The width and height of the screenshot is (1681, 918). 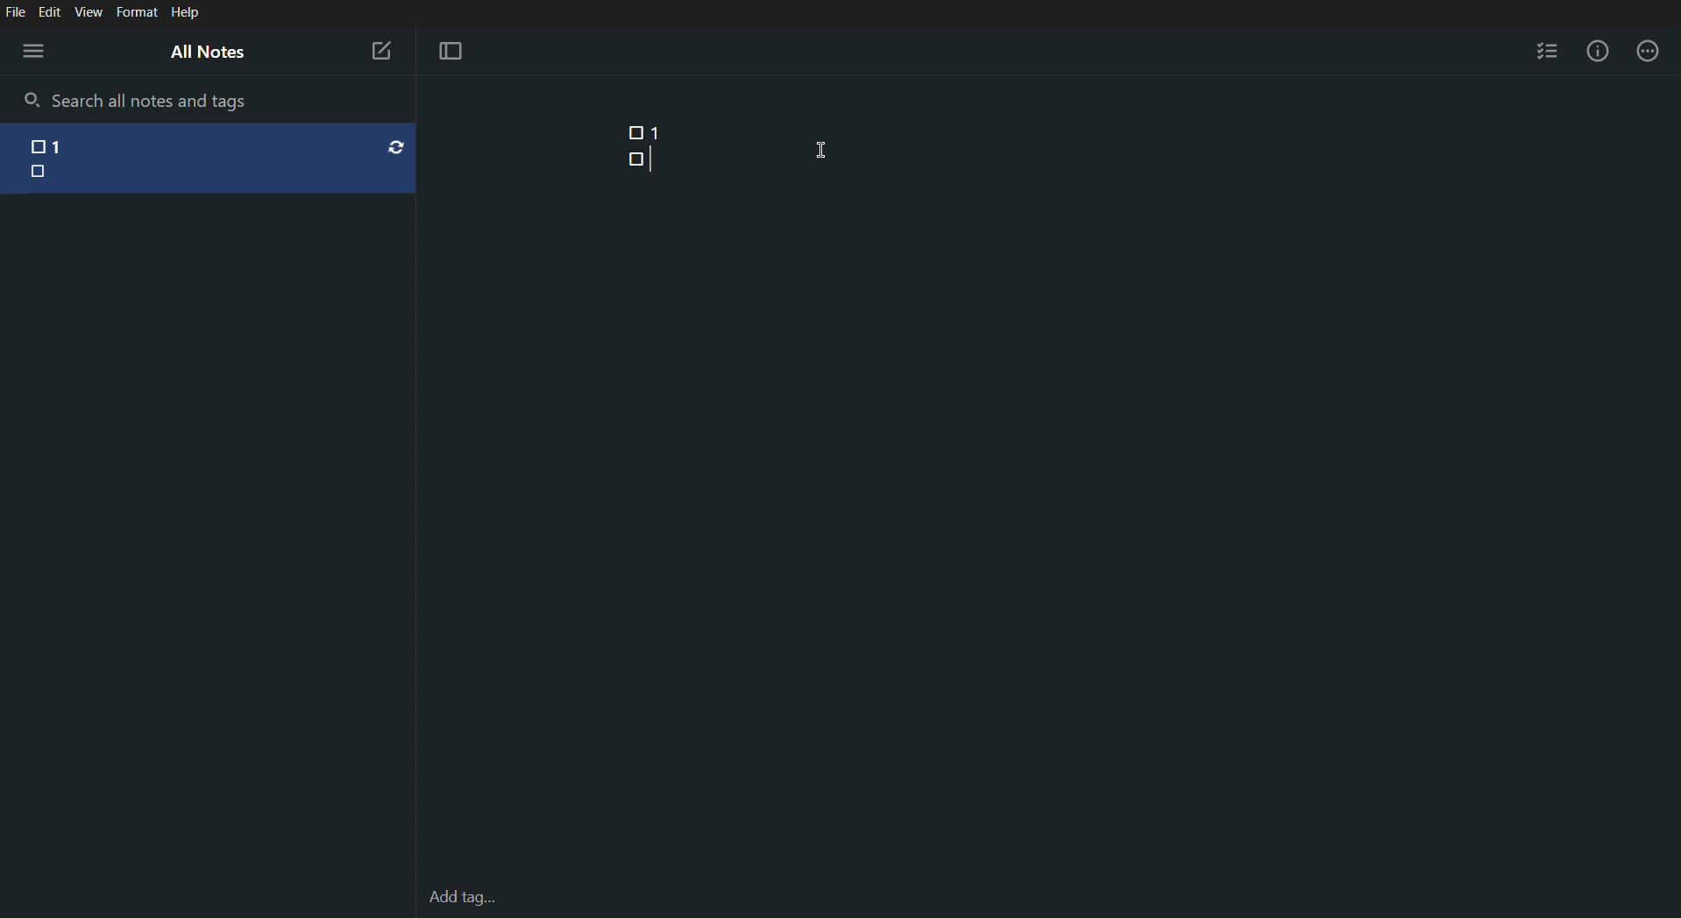 I want to click on Help, so click(x=186, y=13).